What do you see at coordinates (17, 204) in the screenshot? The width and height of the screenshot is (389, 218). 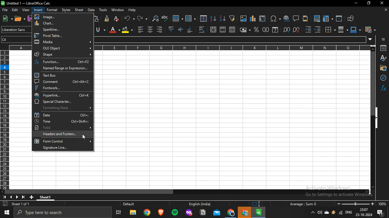 I see `sheet 1 of 1` at bounding box center [17, 204].